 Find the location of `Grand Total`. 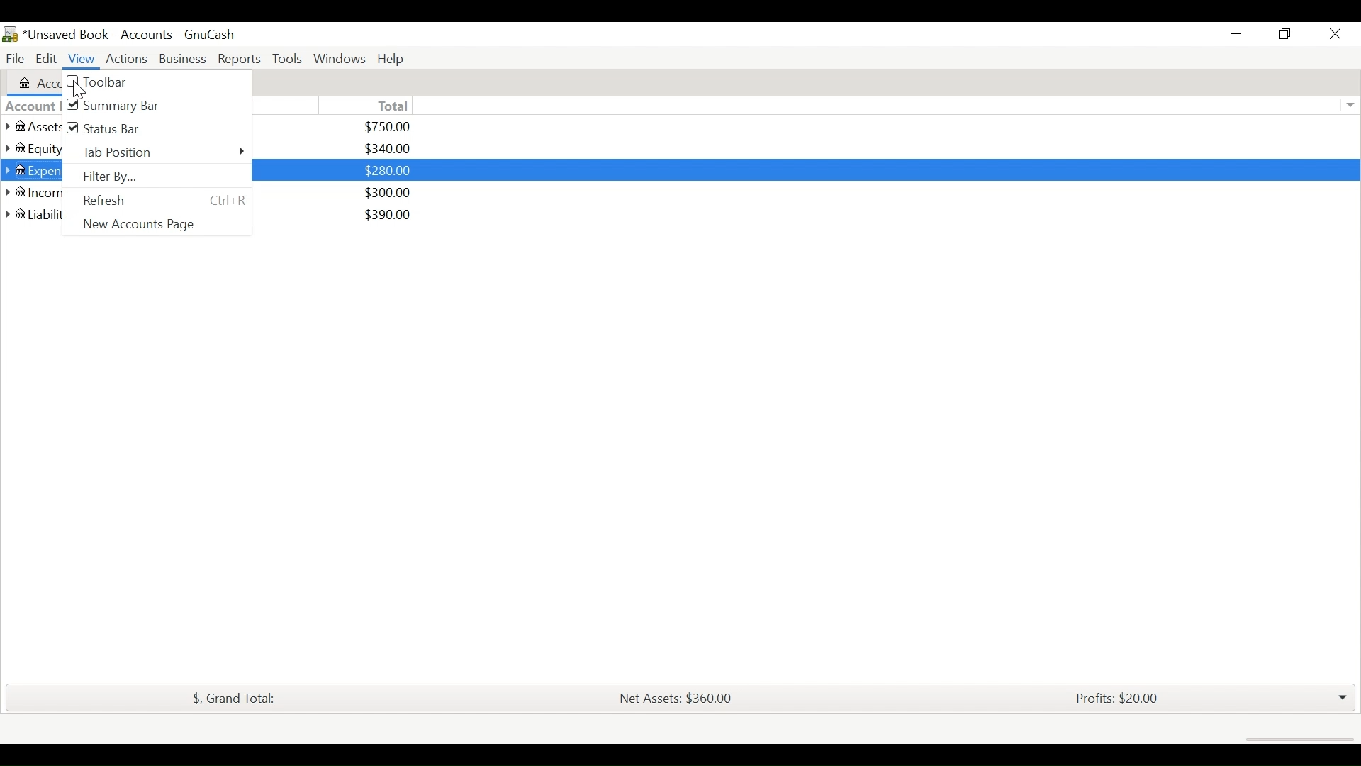

Grand Total is located at coordinates (230, 698).